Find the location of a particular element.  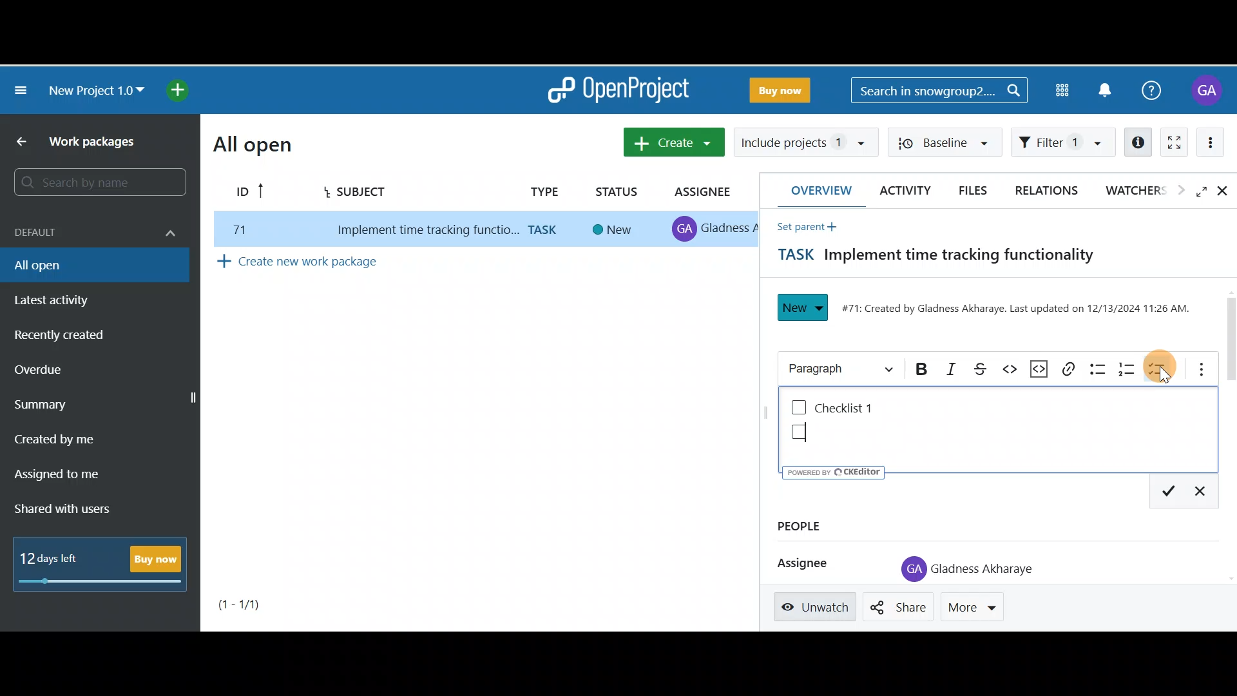

Italic is located at coordinates (950, 368).